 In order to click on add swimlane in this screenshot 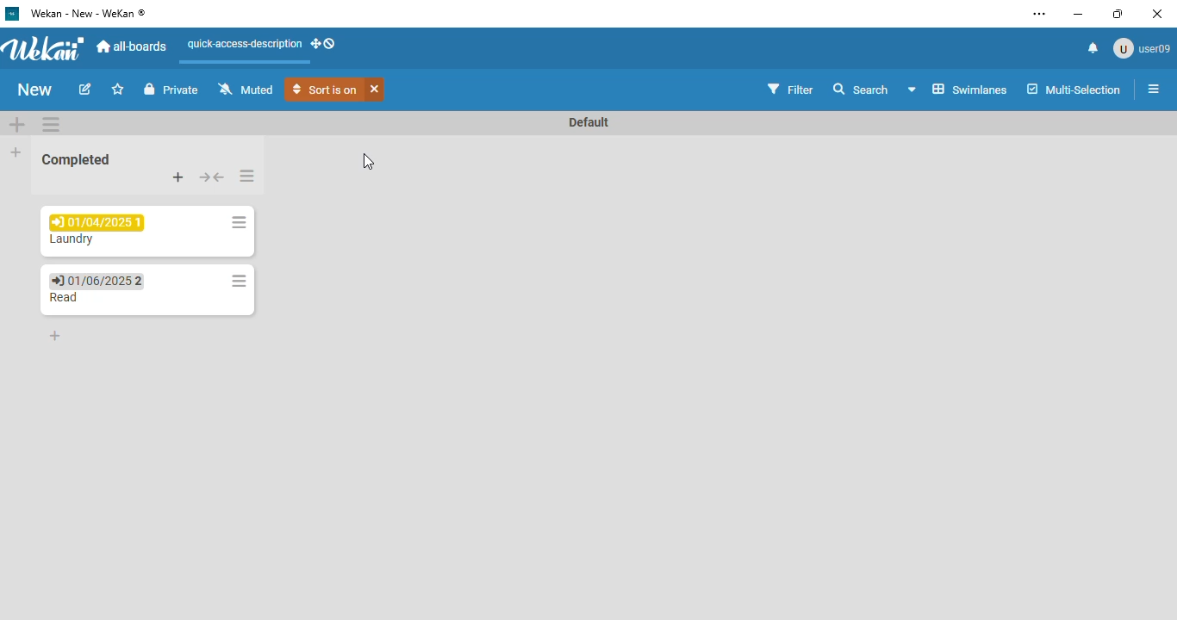, I will do `click(17, 123)`.